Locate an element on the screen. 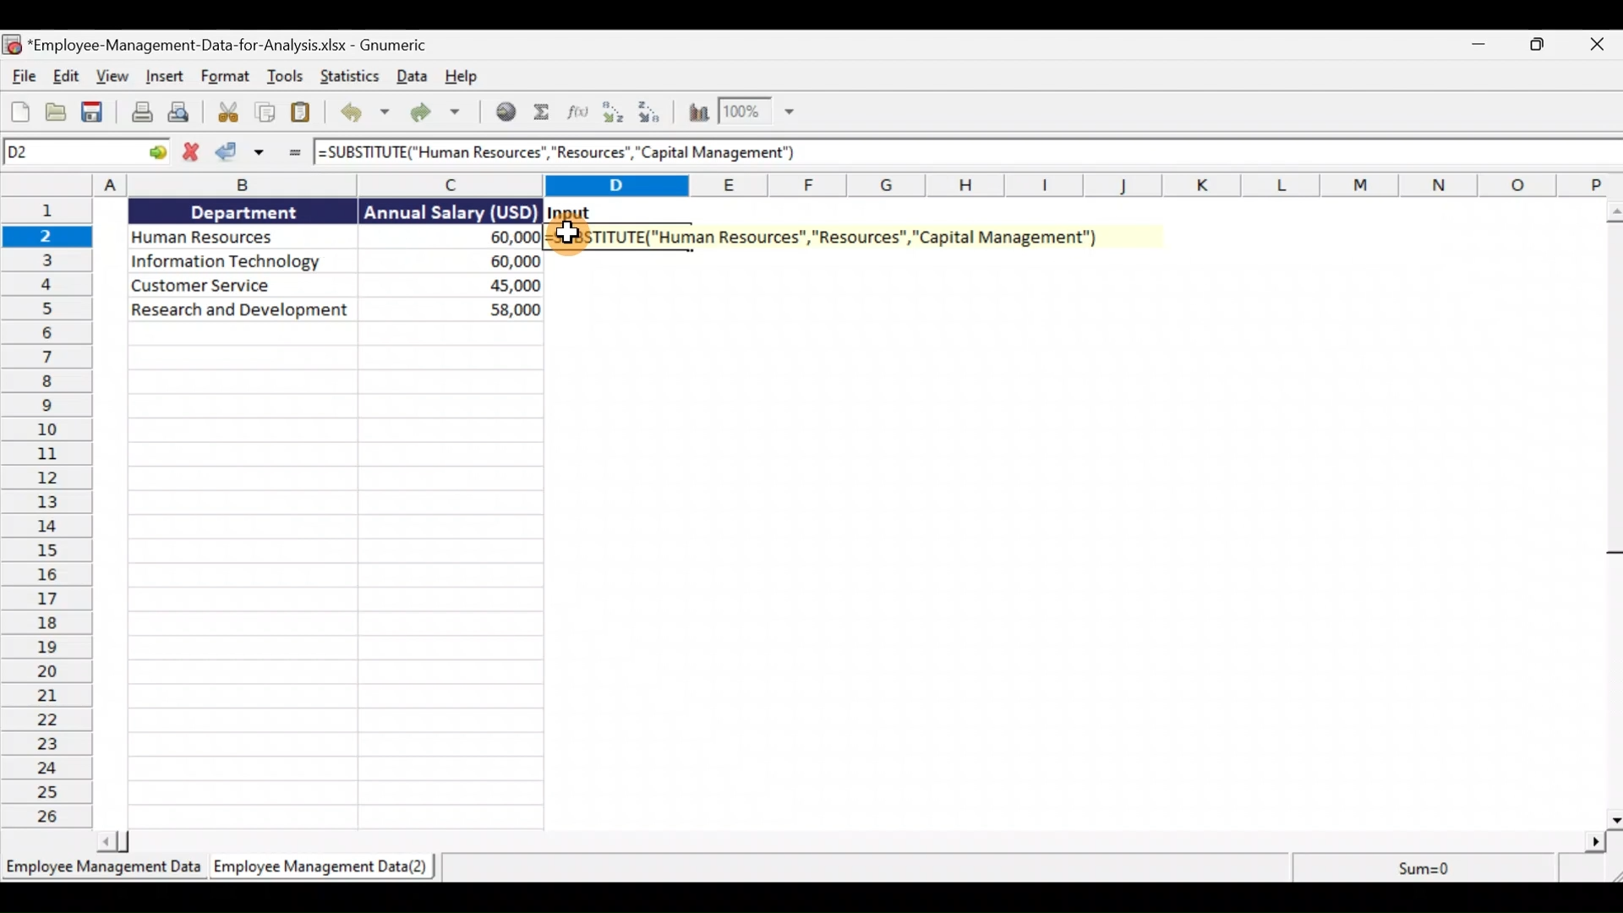 The width and height of the screenshot is (1623, 913). Edit is located at coordinates (68, 76).